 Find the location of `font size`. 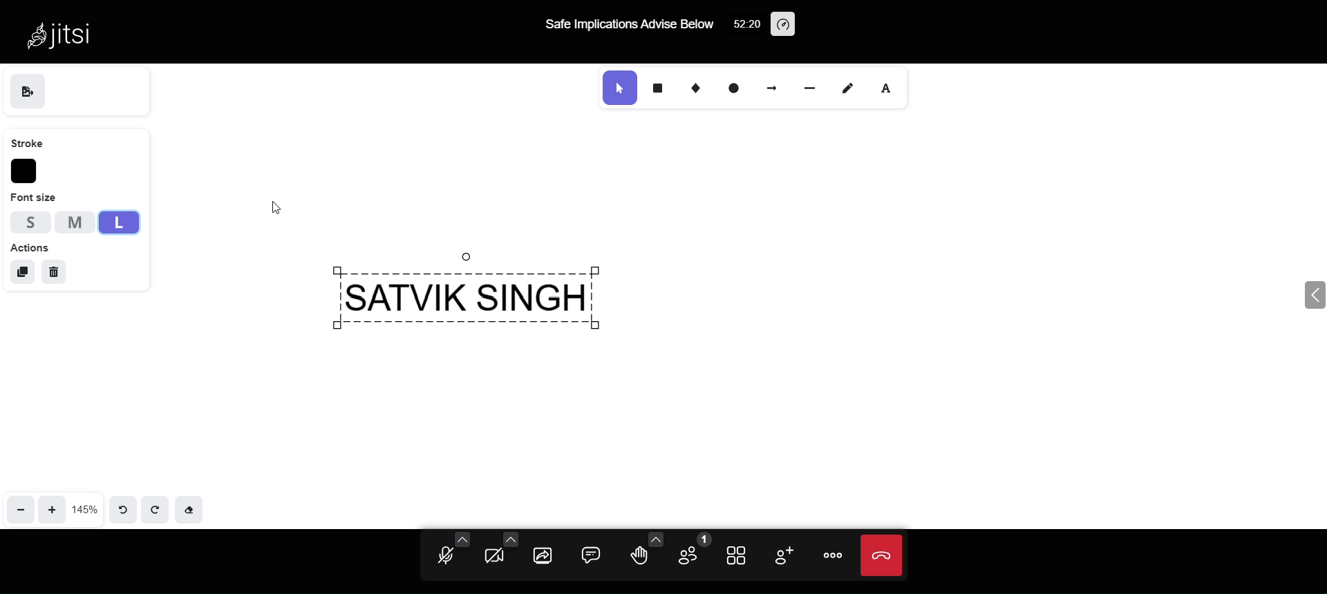

font size is located at coordinates (34, 198).